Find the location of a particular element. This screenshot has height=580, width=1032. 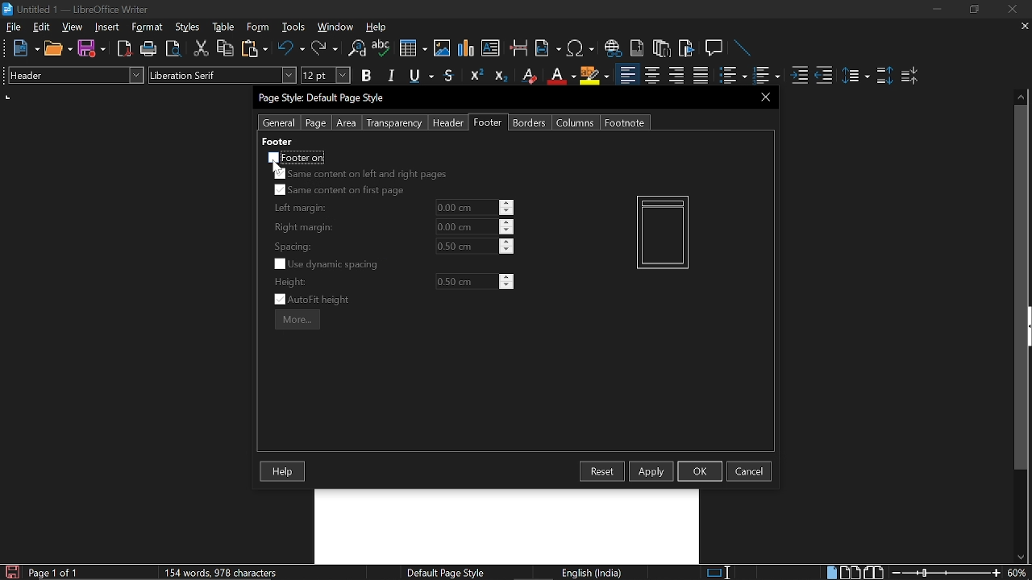

Align left is located at coordinates (627, 76).